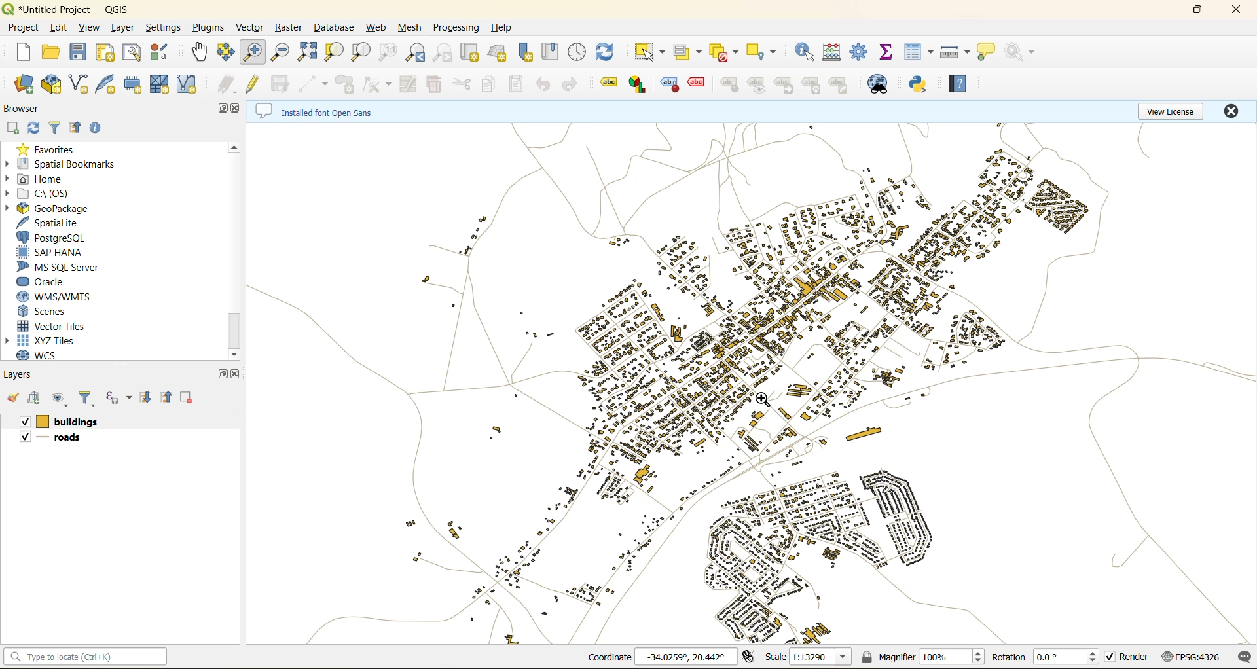  I want to click on Change Label Address, so click(730, 87).